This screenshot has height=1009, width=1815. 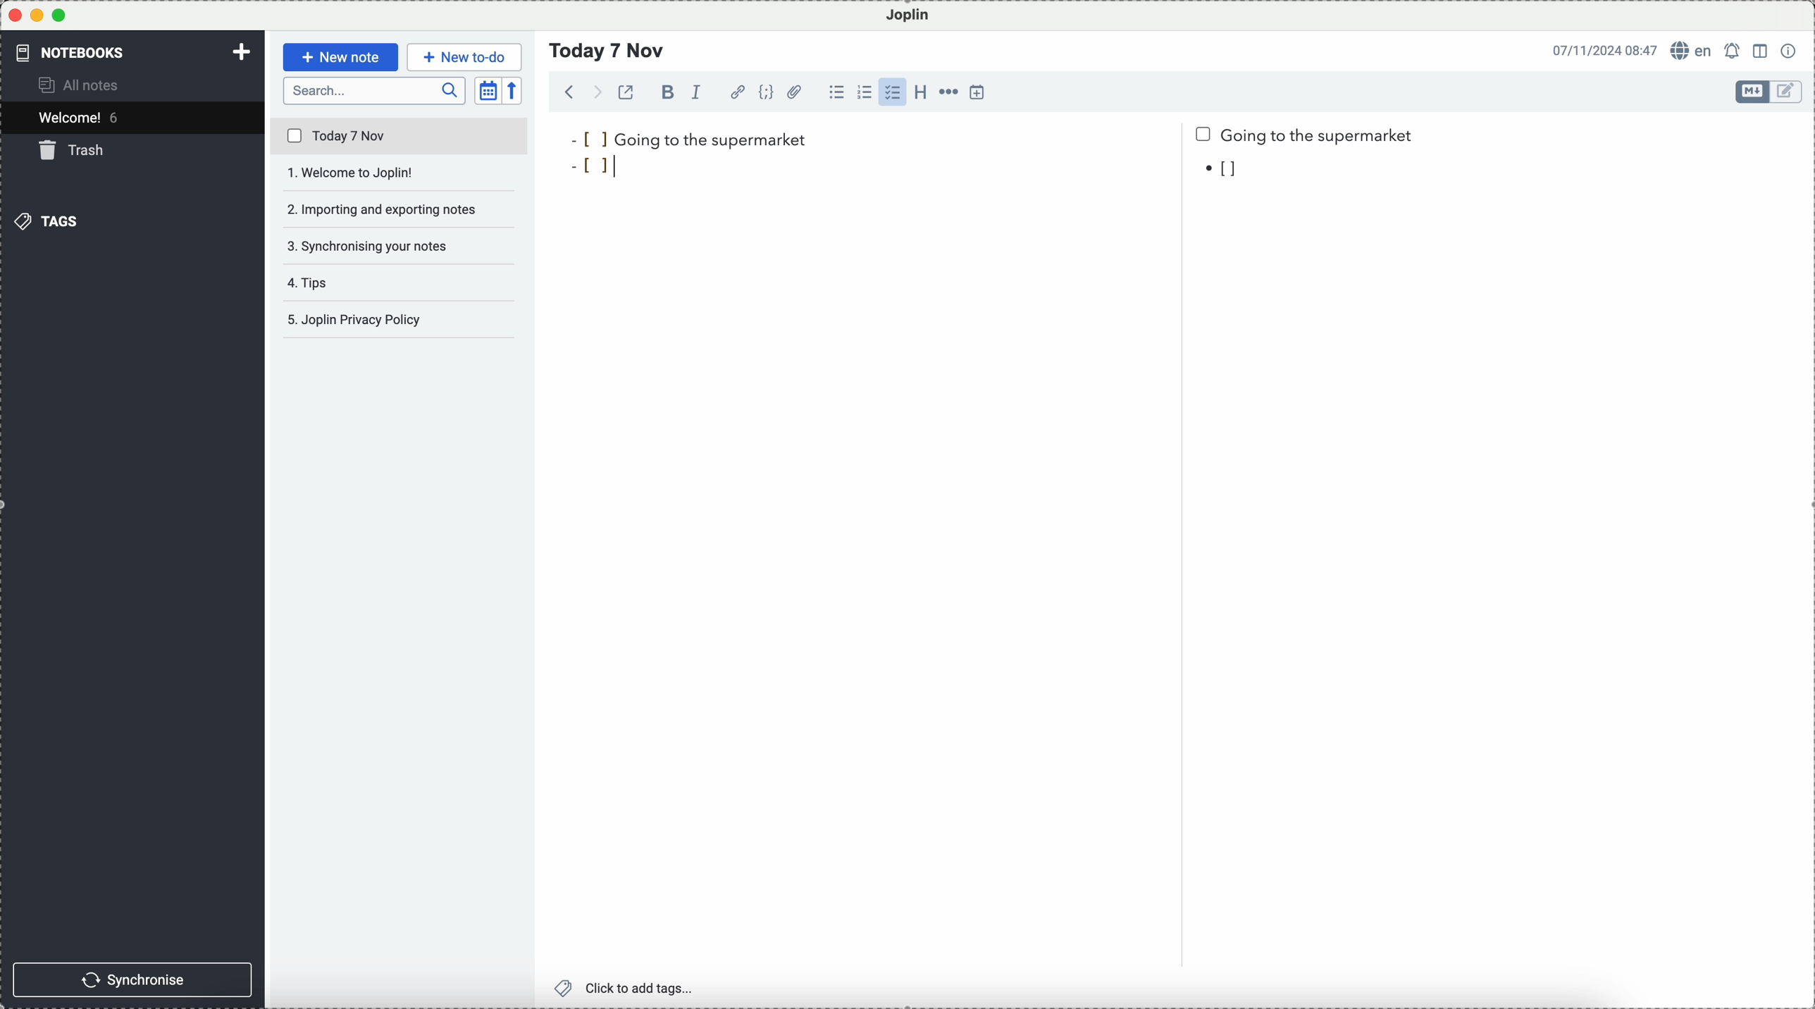 I want to click on note properties, so click(x=1790, y=51).